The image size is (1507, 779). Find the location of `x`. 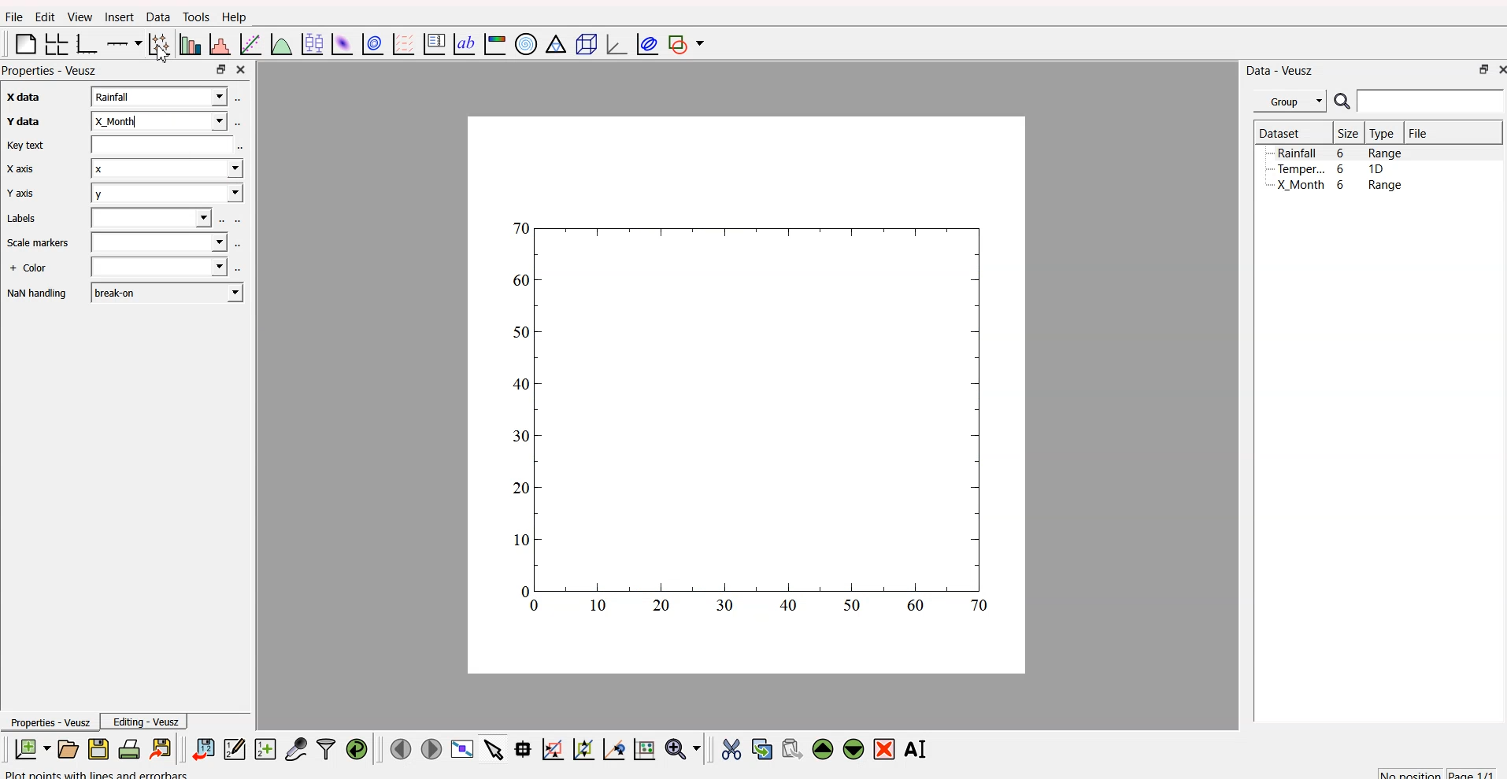

x is located at coordinates (160, 96).